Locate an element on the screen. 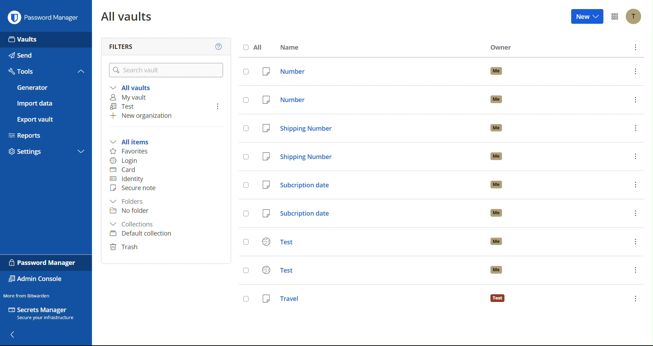  shipping number is located at coordinates (369, 157).